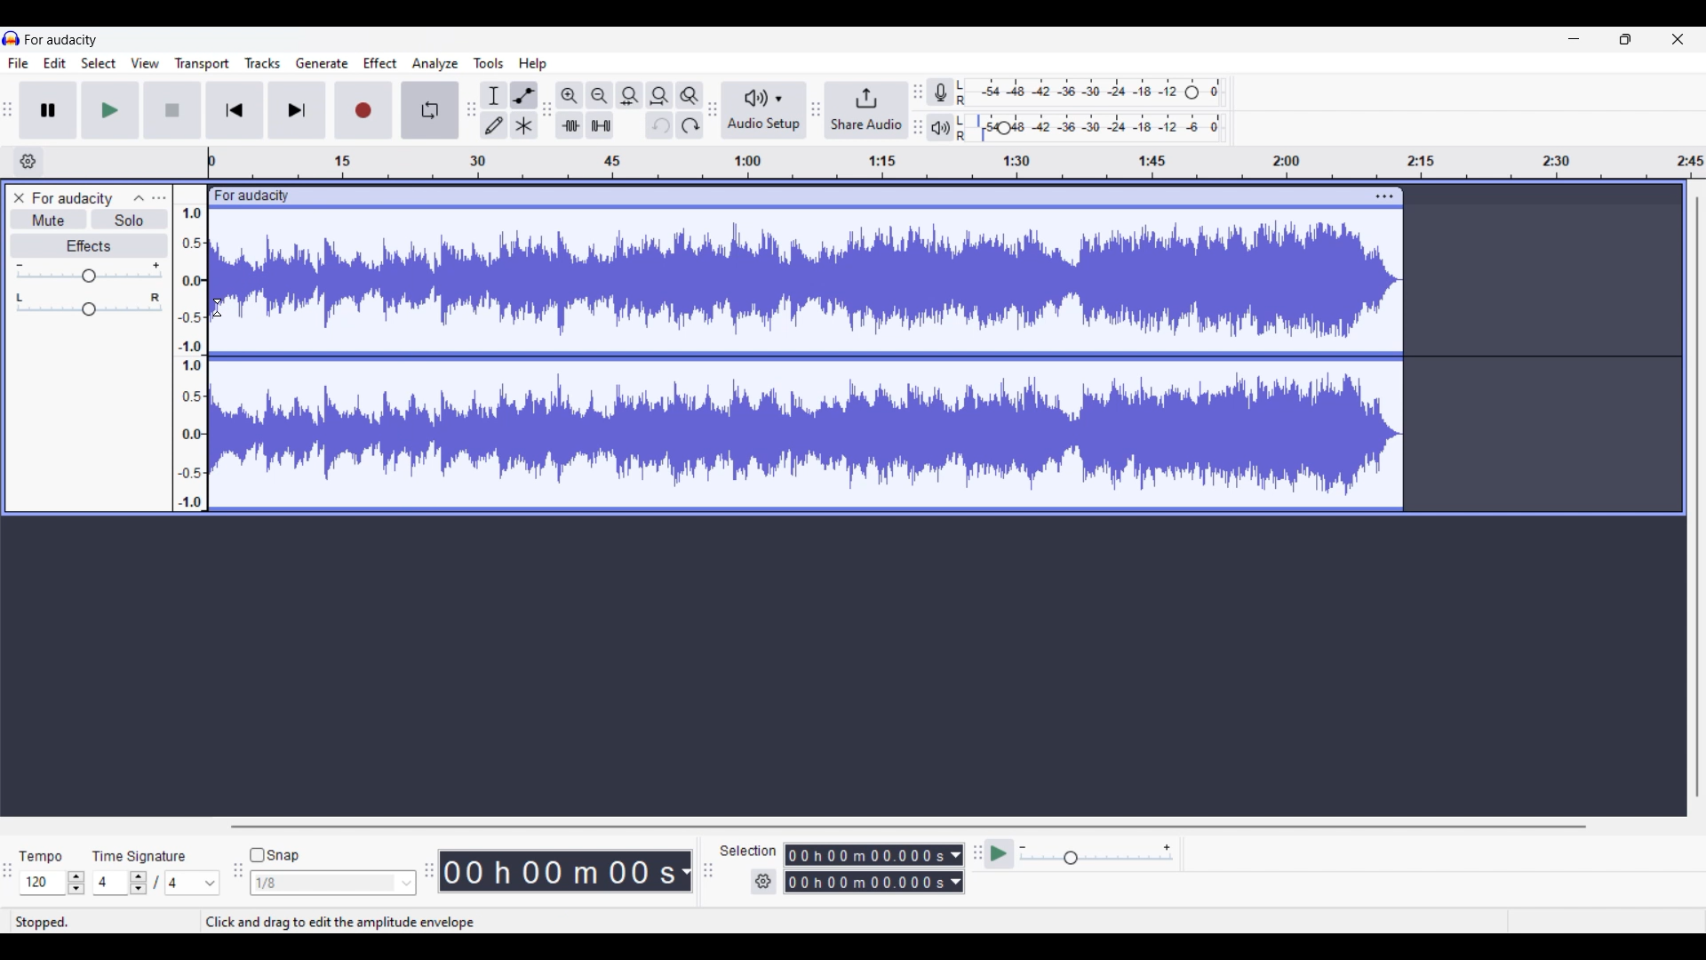  What do you see at coordinates (532, 64) in the screenshot?
I see `Help` at bounding box center [532, 64].